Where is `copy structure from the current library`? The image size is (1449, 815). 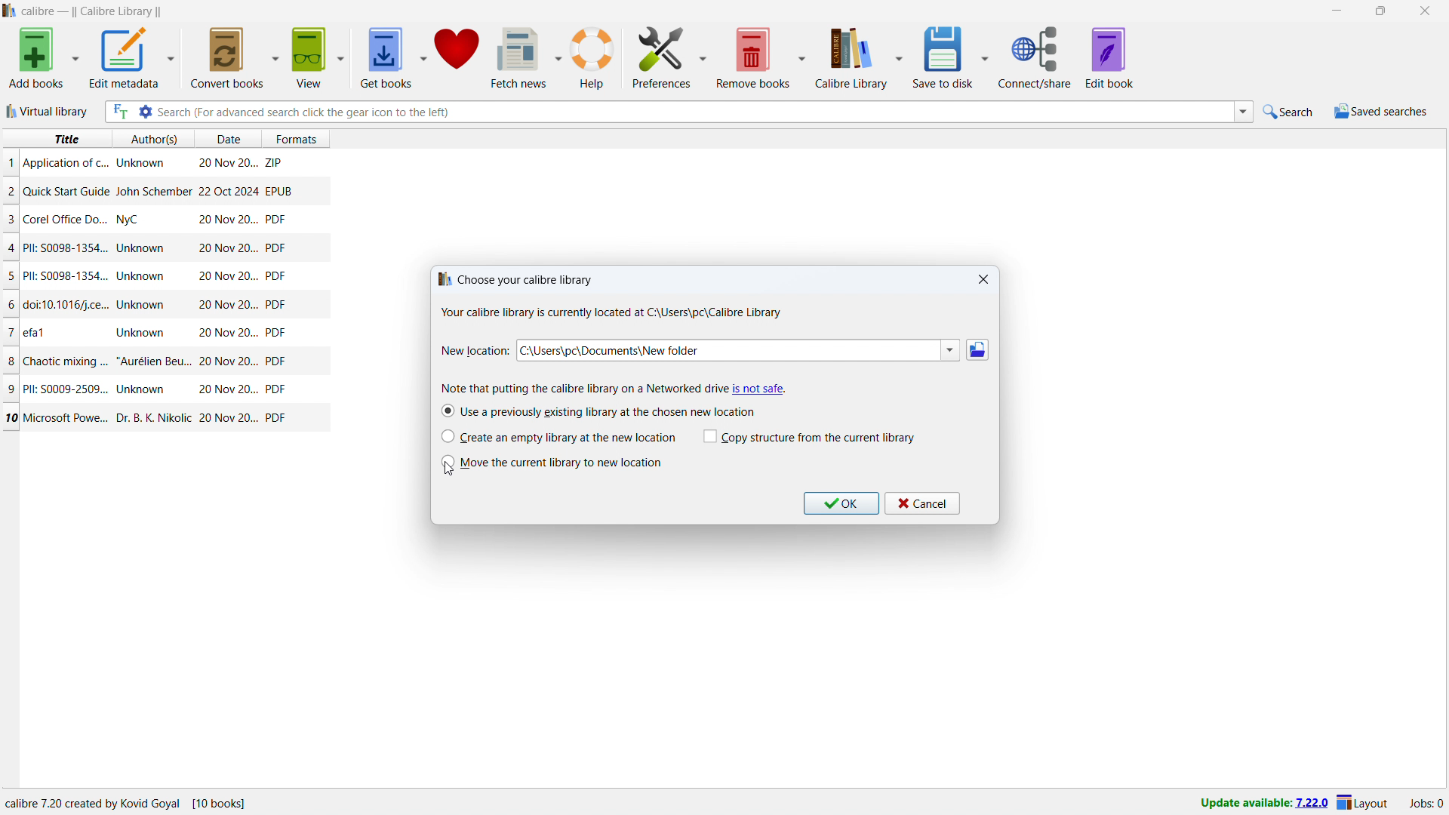 copy structure from the current library is located at coordinates (810, 437).